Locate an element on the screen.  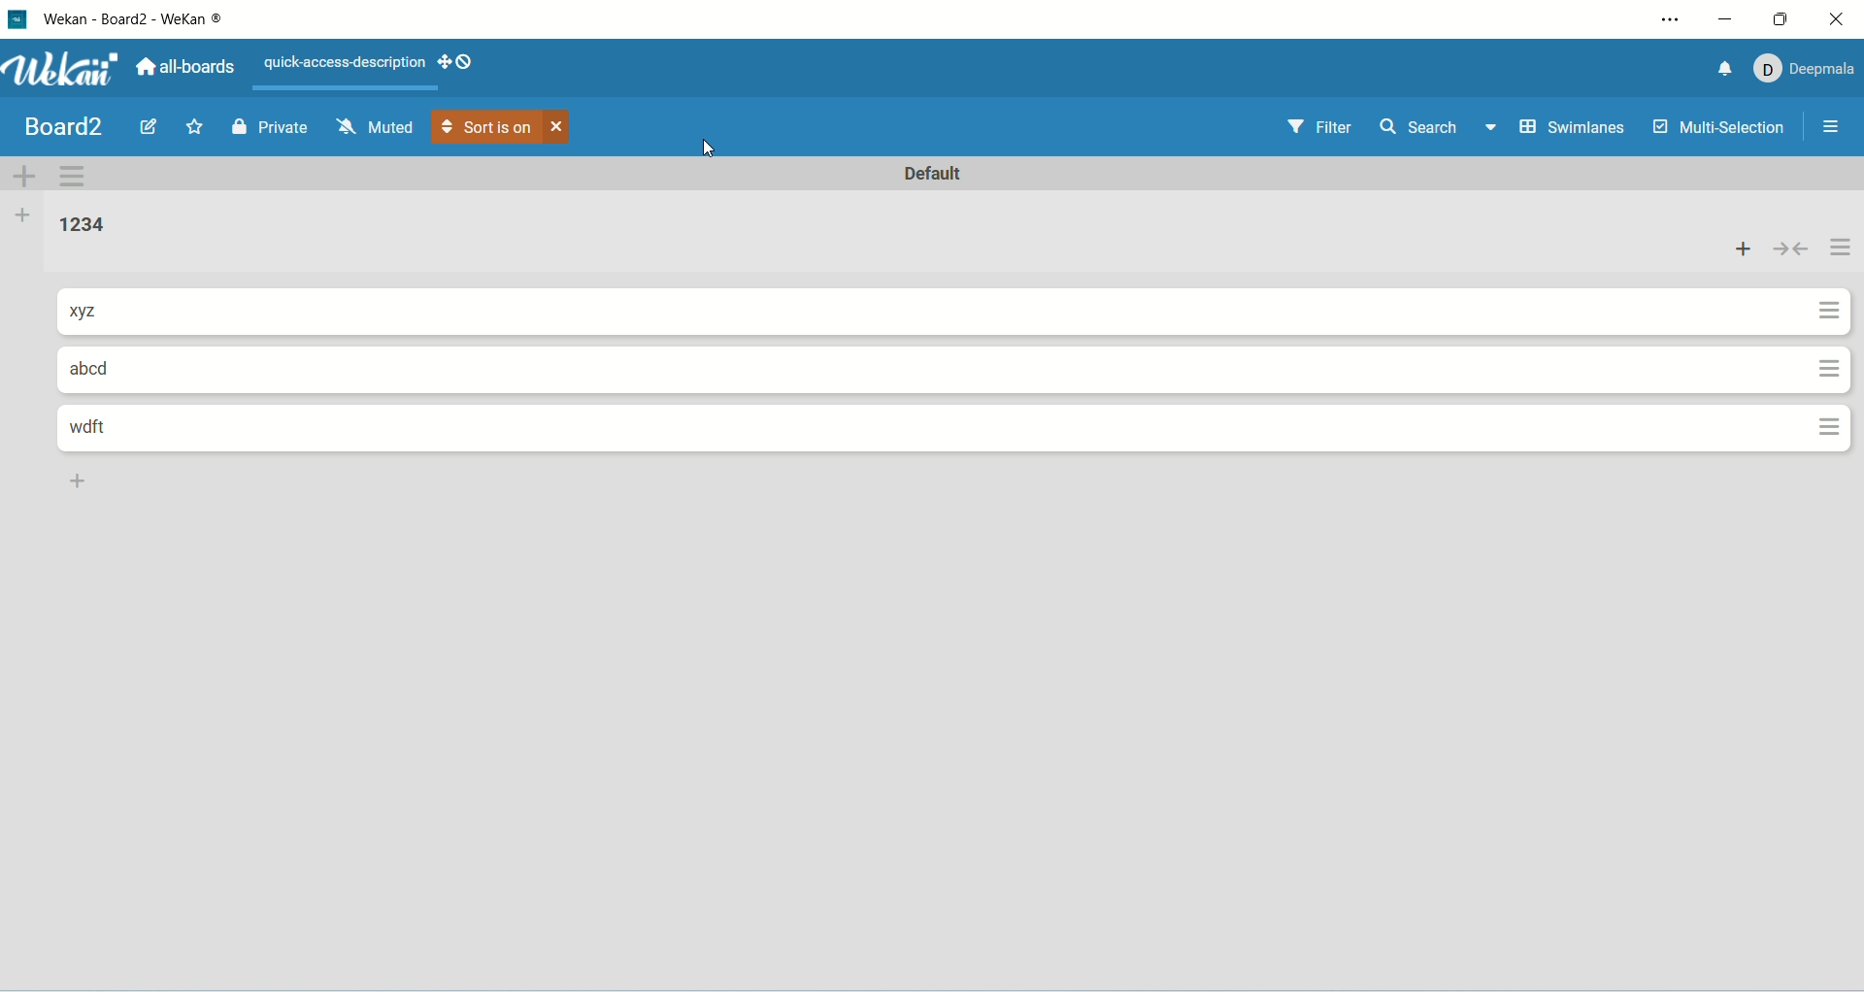
minimize is located at coordinates (1725, 17).